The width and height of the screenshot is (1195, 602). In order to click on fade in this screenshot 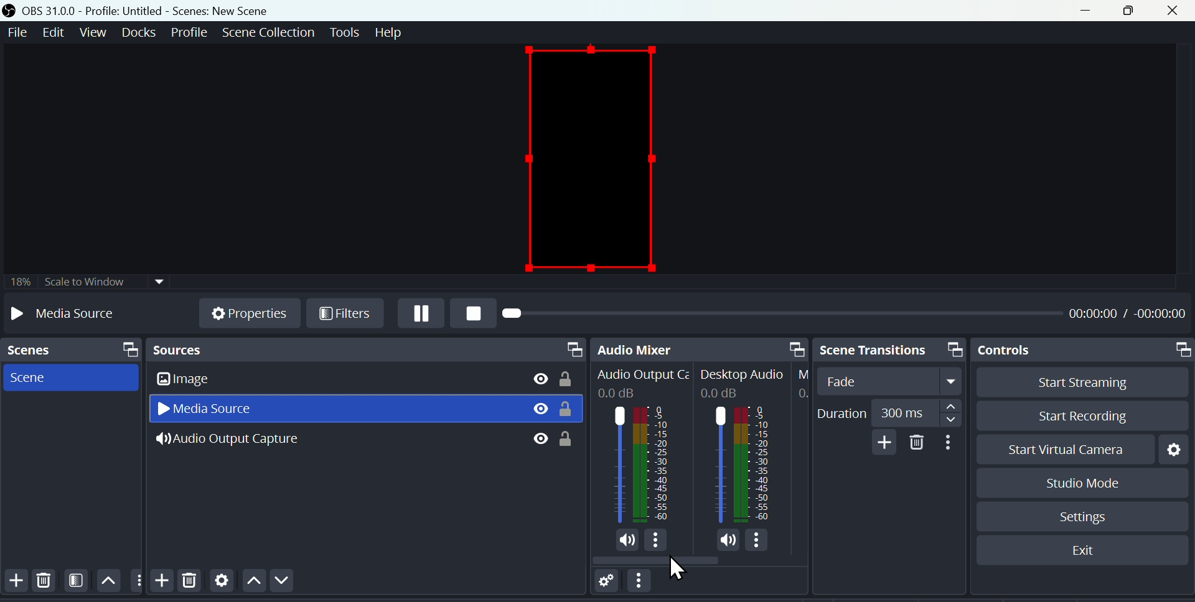, I will do `click(893, 381)`.